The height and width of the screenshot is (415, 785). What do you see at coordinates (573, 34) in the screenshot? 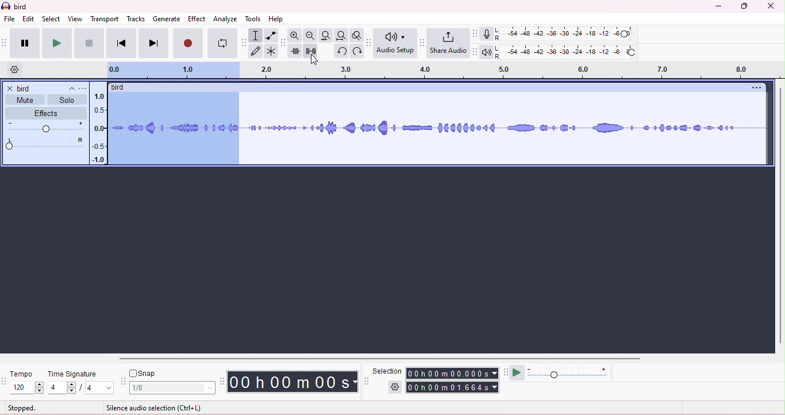
I see `recording level` at bounding box center [573, 34].